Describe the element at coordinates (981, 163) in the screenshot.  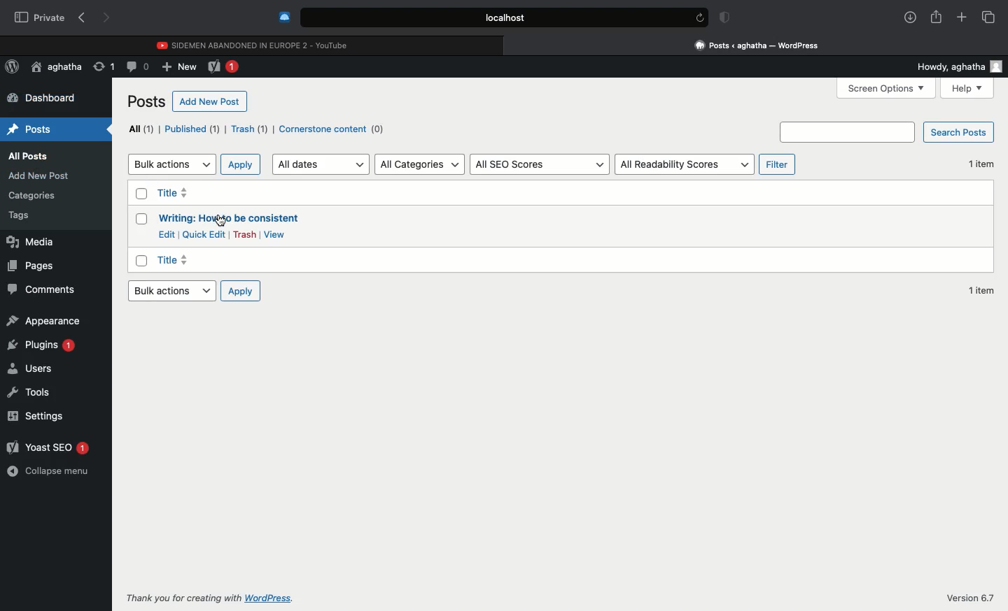
I see `1 item` at that location.